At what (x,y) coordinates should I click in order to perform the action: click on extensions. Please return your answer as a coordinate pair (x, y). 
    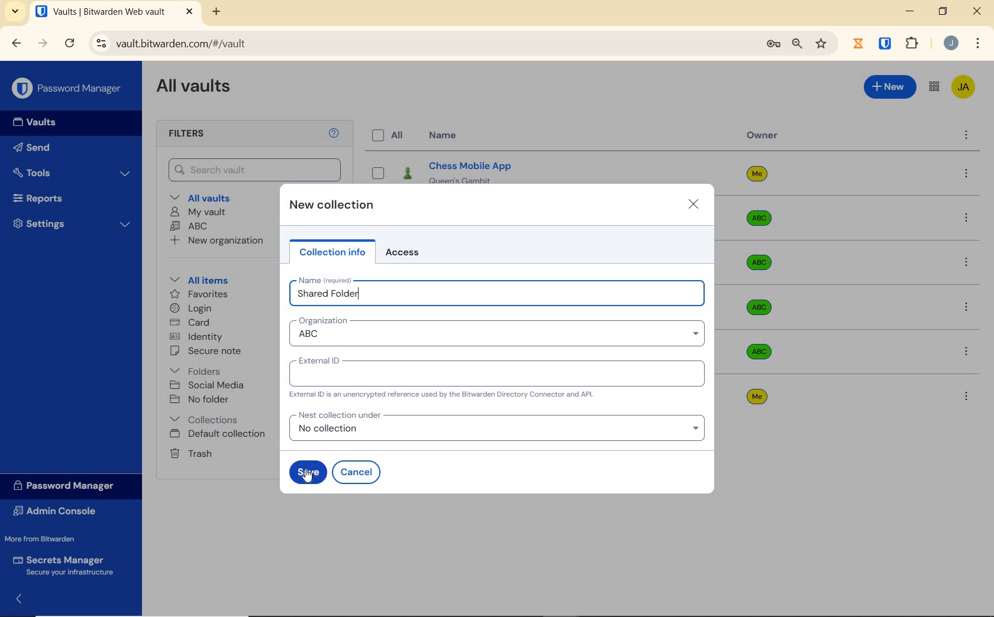
    Looking at the image, I should click on (913, 43).